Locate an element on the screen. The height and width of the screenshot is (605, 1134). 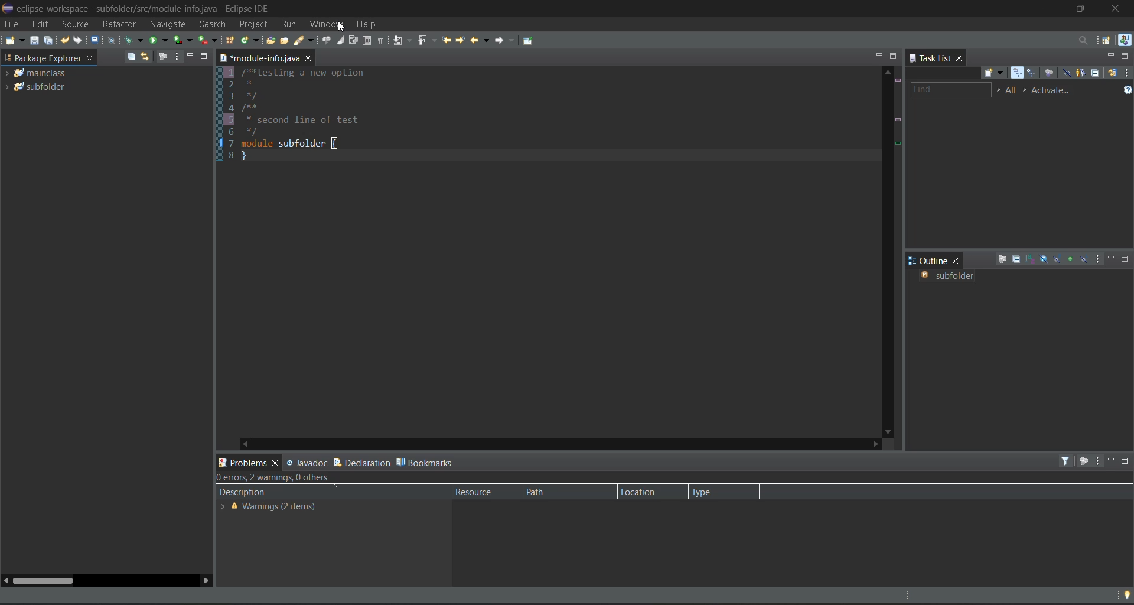
module info java is located at coordinates (261, 57).